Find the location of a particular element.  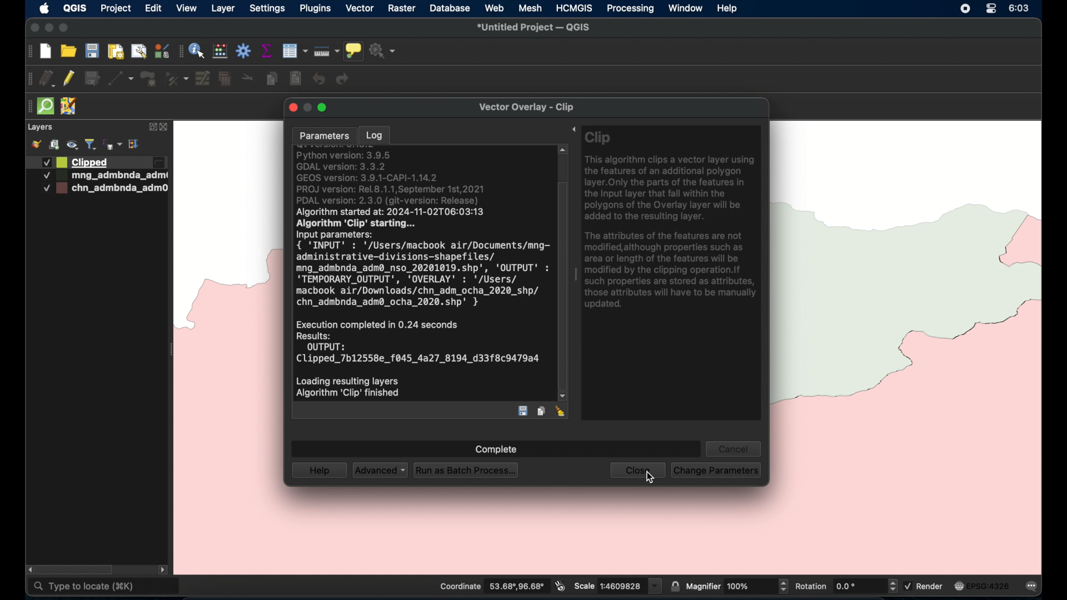

coordinate is located at coordinates (491, 586).